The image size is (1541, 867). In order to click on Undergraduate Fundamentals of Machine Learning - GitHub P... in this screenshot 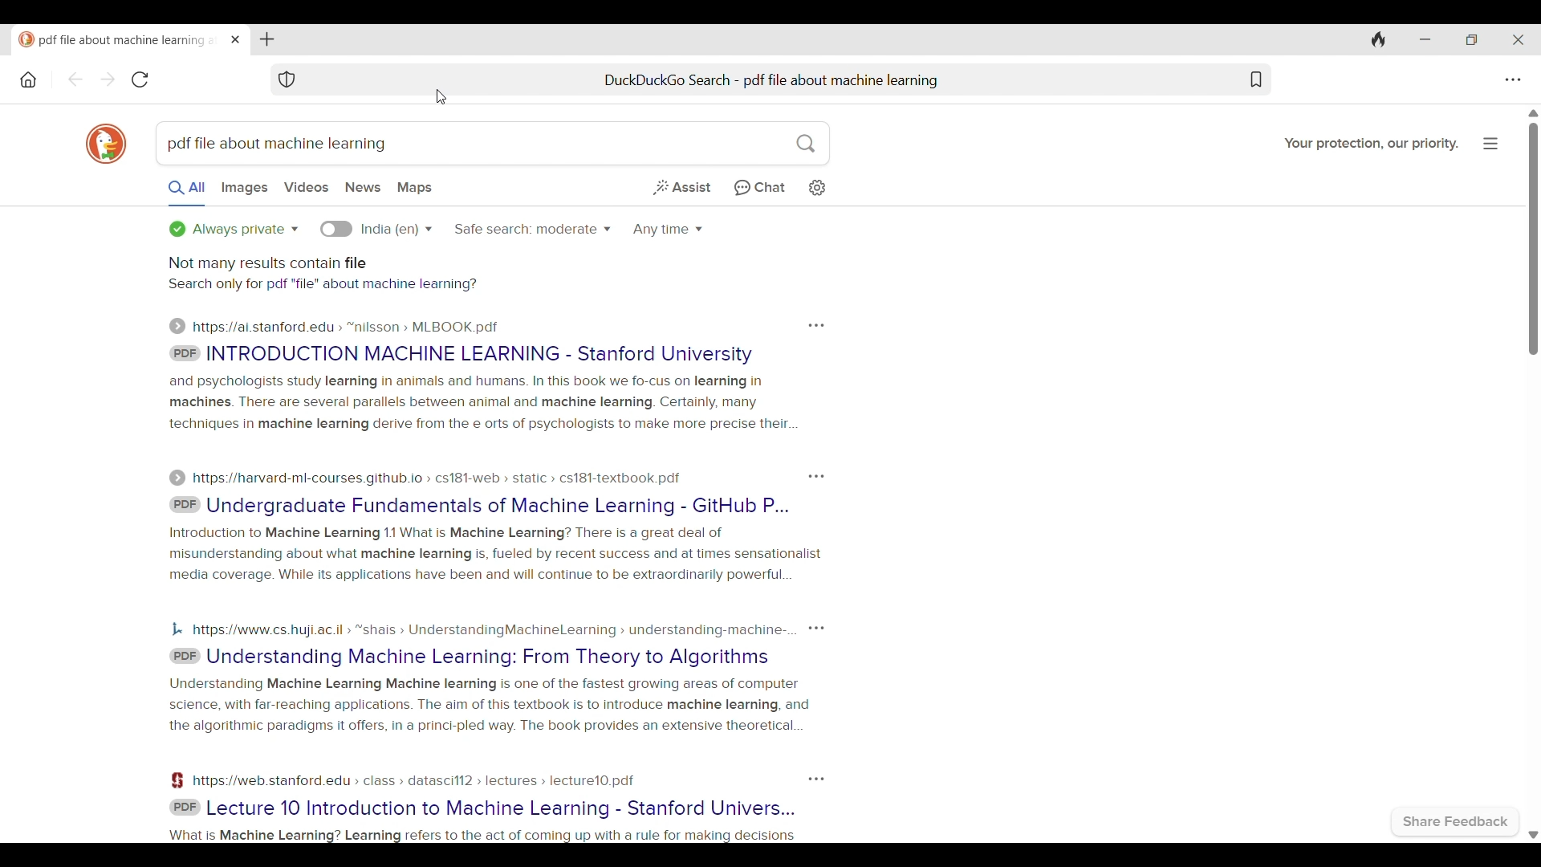, I will do `click(500, 506)`.